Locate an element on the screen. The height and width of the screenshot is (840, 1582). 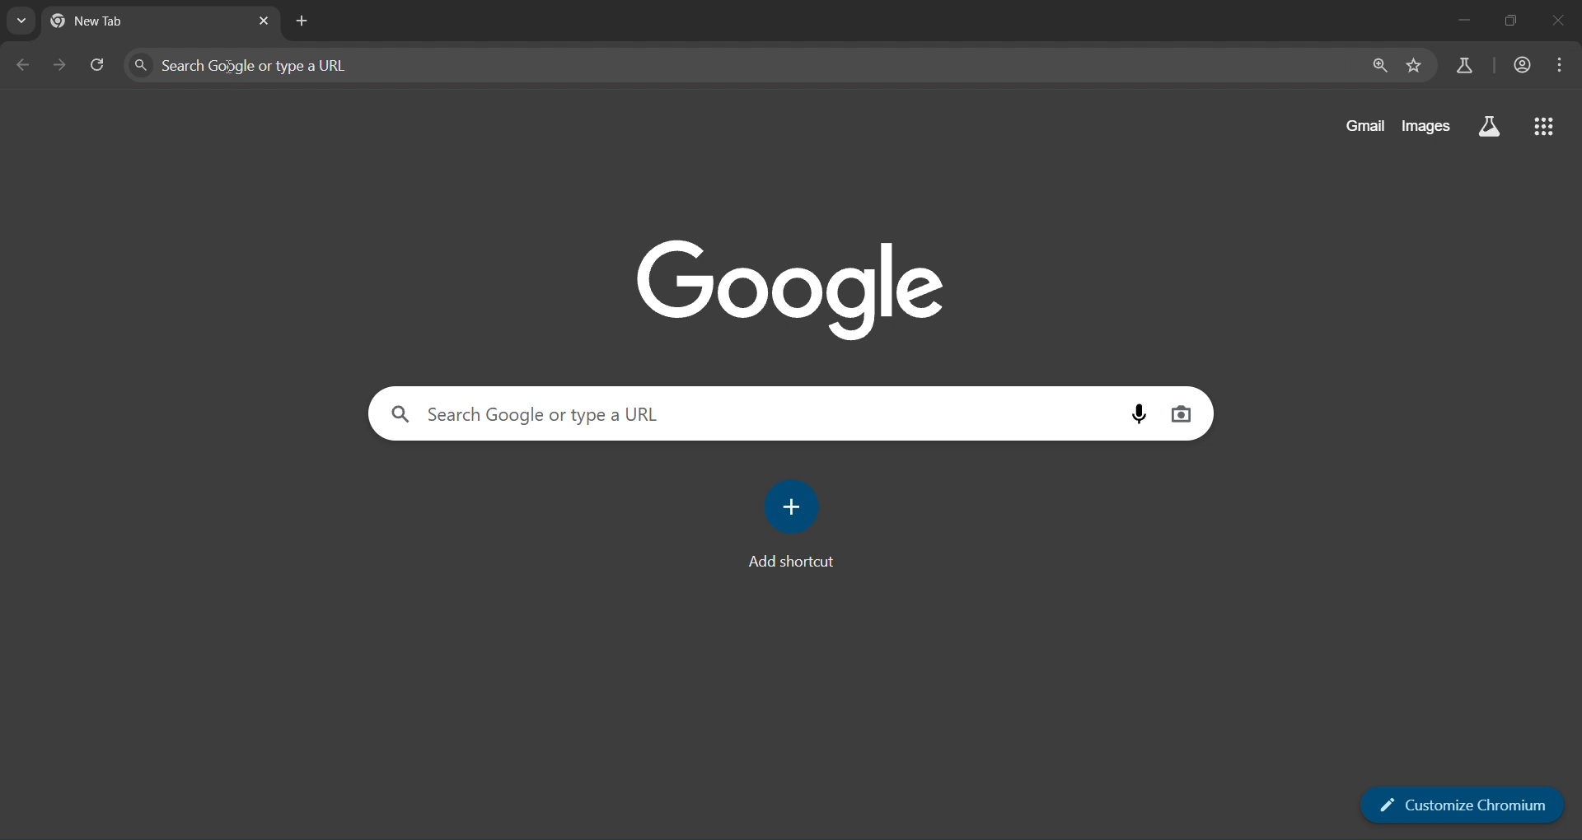
customize chromium is located at coordinates (1457, 805).